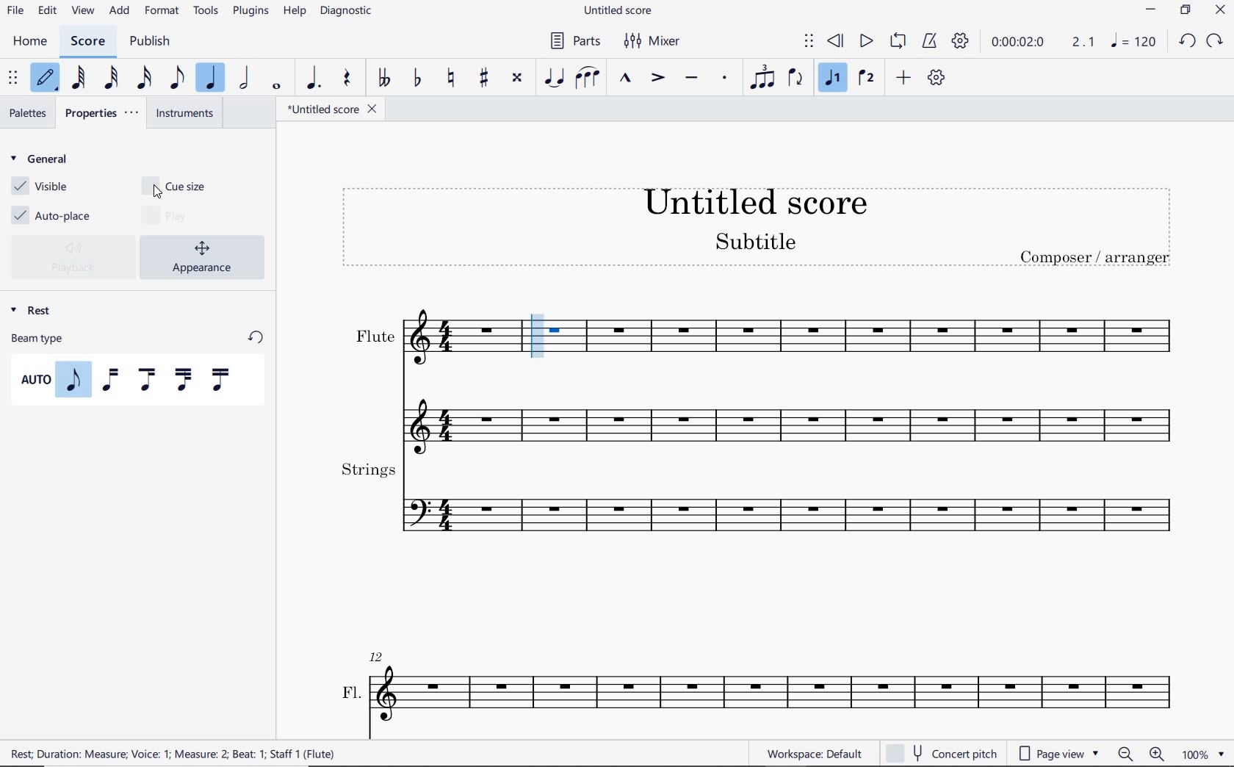 Image resolution: width=1234 pixels, height=767 pixels. Describe the element at coordinates (832, 78) in the screenshot. I see `VOICE 1` at that location.